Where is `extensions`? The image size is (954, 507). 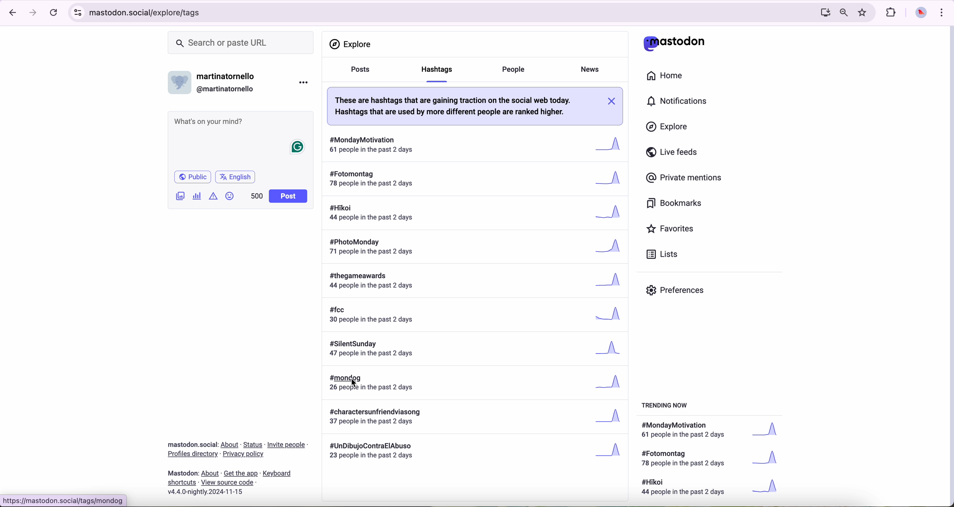
extensions is located at coordinates (891, 13).